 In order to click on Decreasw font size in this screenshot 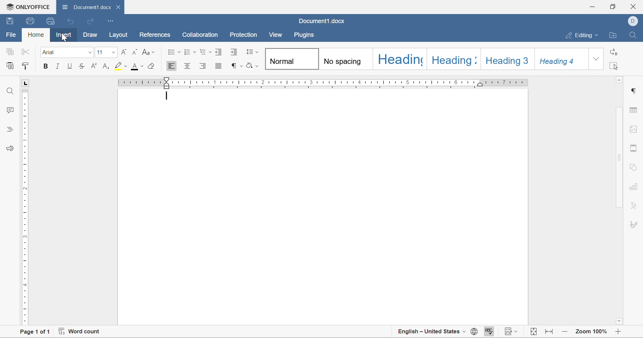, I will do `click(136, 52)`.